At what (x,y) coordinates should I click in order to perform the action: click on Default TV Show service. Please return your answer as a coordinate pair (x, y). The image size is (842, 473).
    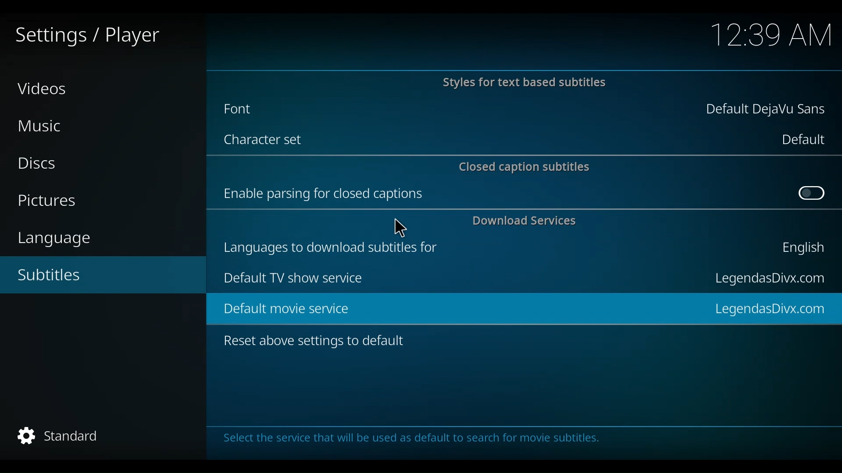
    Looking at the image, I should click on (293, 278).